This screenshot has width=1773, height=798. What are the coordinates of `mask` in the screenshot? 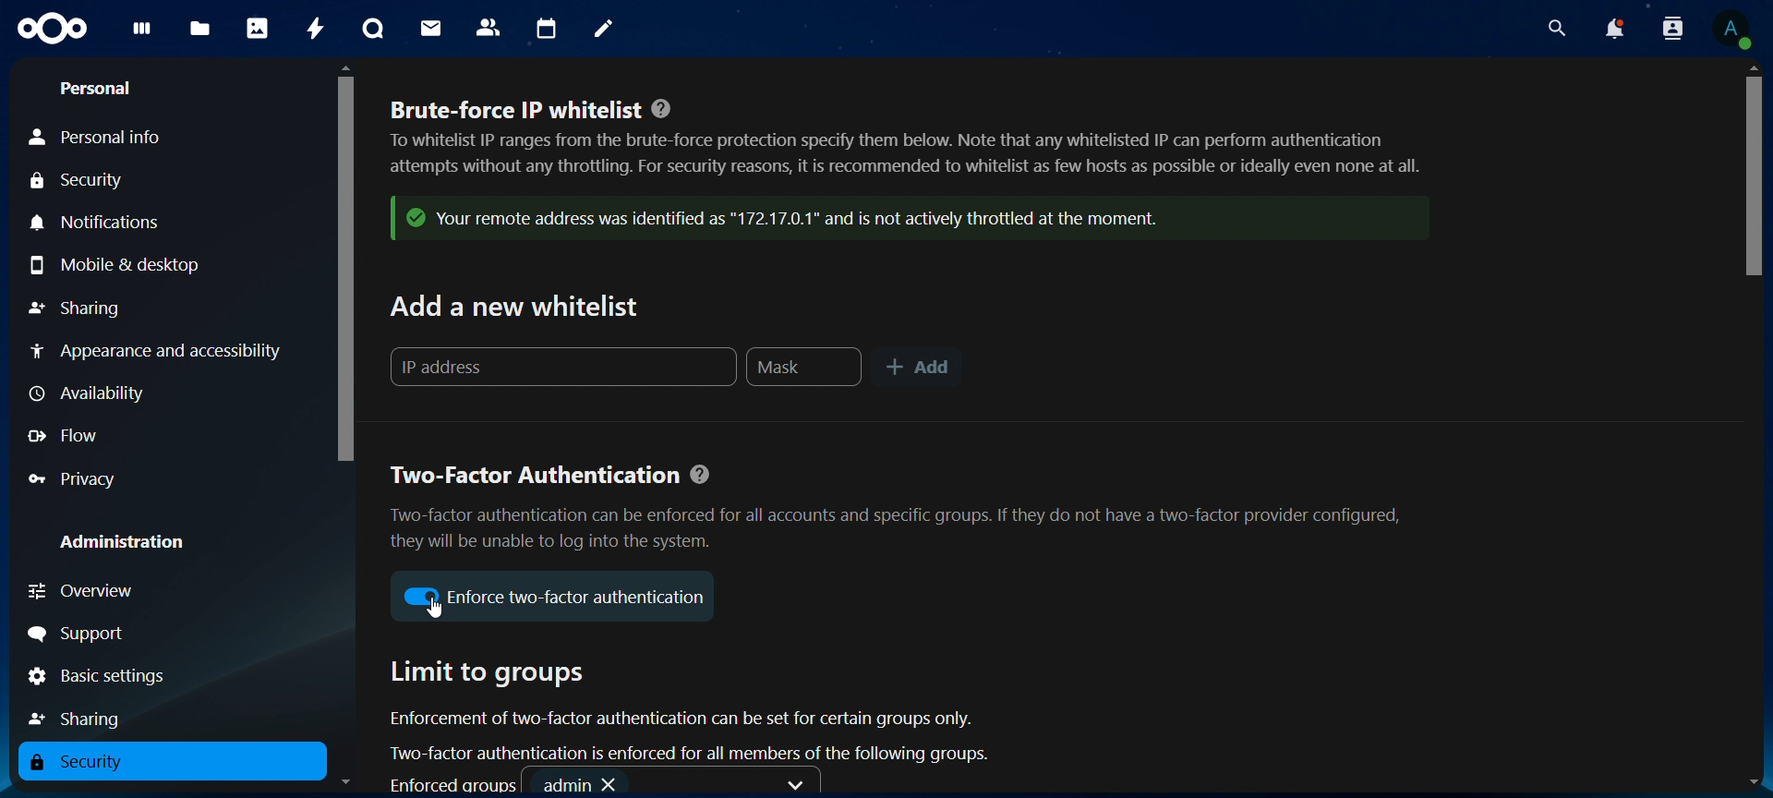 It's located at (804, 369).